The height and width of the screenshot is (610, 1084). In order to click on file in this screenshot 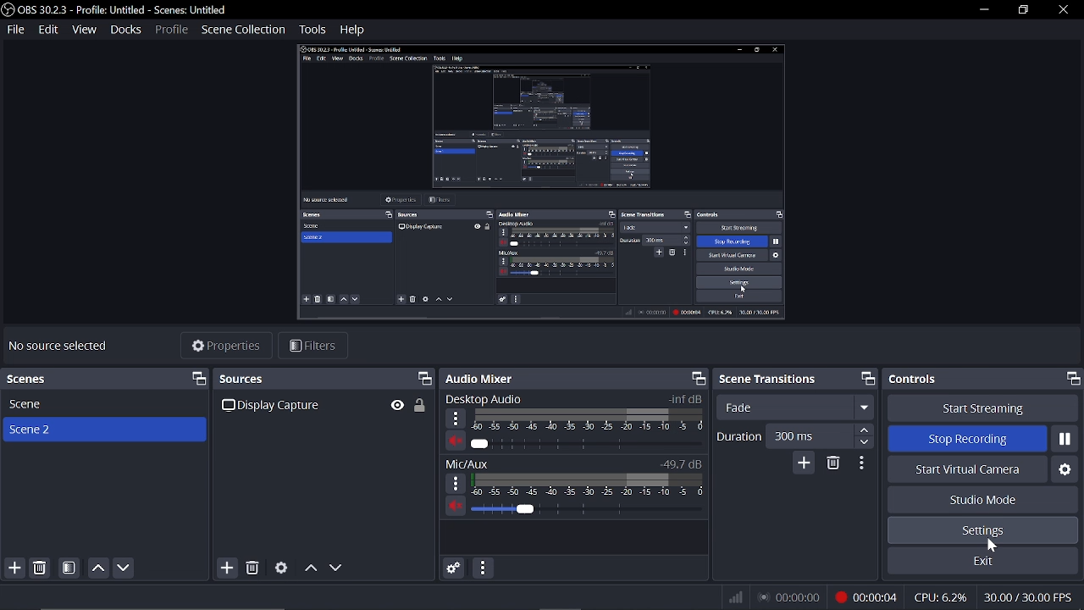, I will do `click(15, 30)`.